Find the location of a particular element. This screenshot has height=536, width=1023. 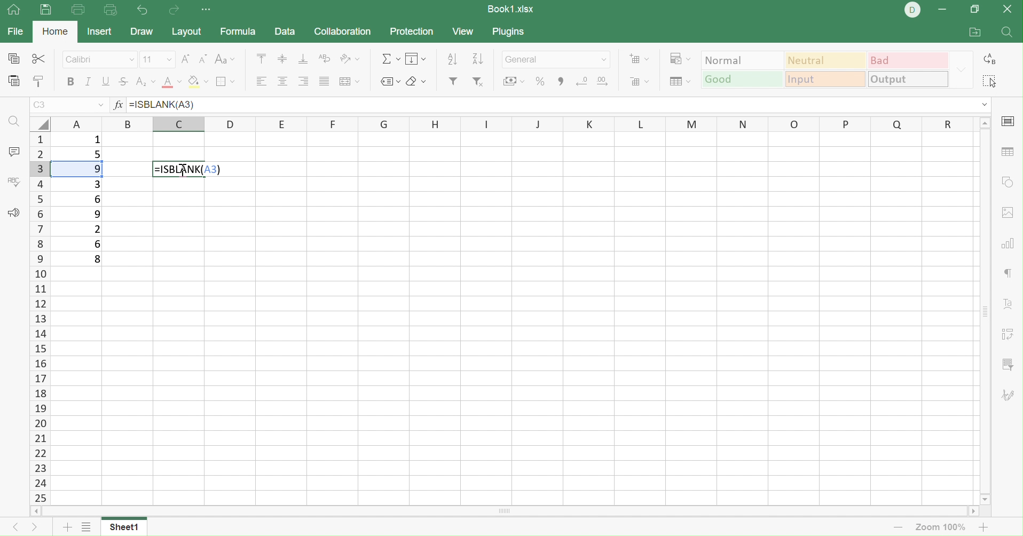

Italic is located at coordinates (88, 81).